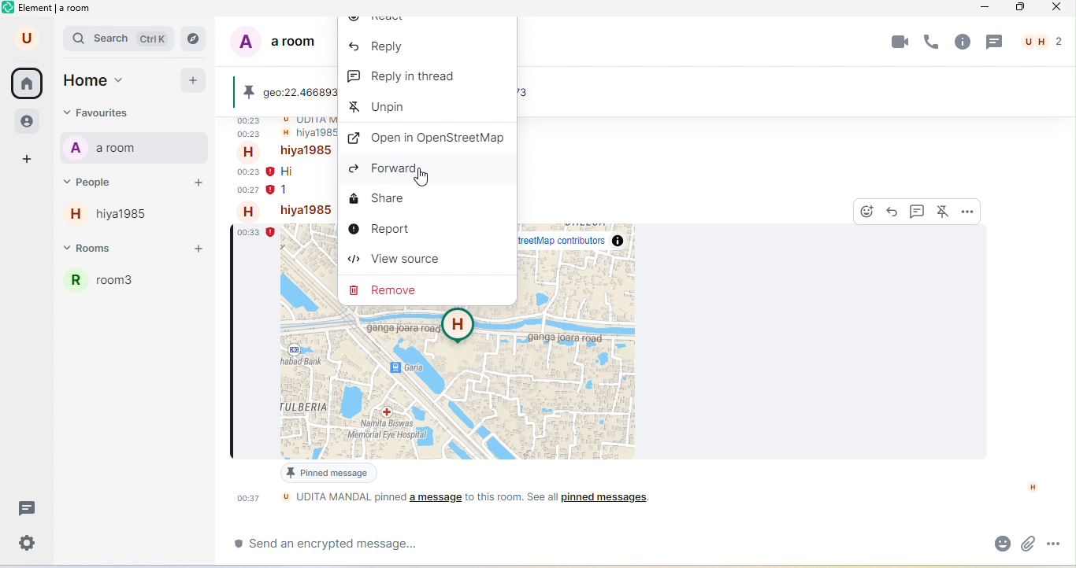 The width and height of the screenshot is (1076, 568). Describe the element at coordinates (283, 45) in the screenshot. I see `a room` at that location.